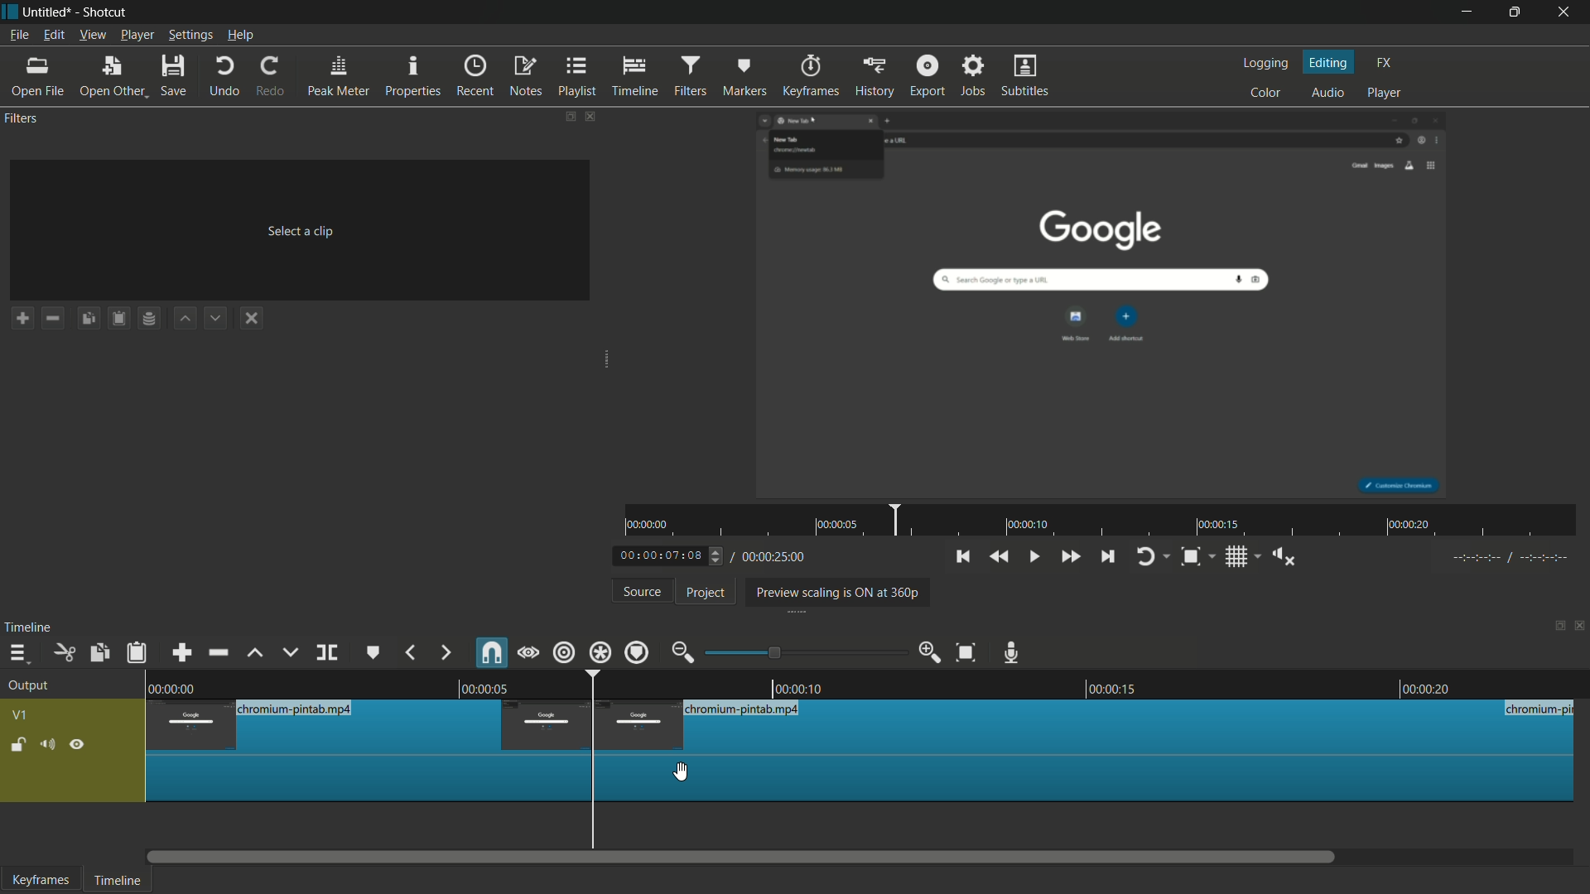  What do you see at coordinates (140, 653) in the screenshot?
I see `paste` at bounding box center [140, 653].